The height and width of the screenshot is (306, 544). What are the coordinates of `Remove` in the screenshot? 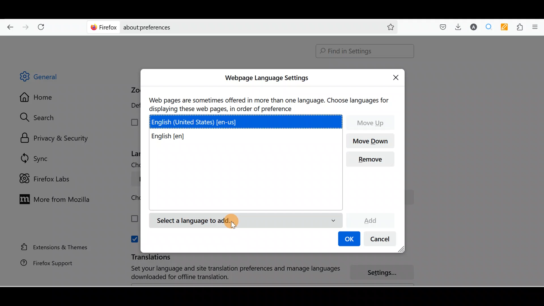 It's located at (373, 159).